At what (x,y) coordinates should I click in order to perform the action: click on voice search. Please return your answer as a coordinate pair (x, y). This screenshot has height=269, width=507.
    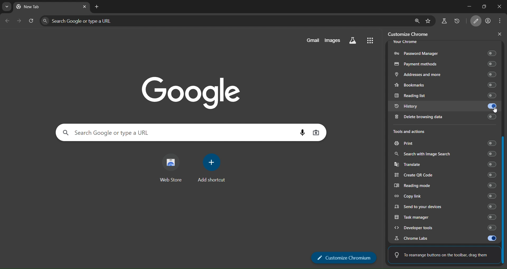
    Looking at the image, I should click on (303, 133).